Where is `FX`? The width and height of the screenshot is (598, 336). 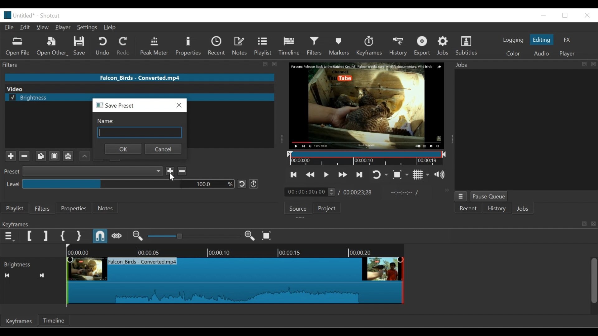
FX is located at coordinates (567, 40).